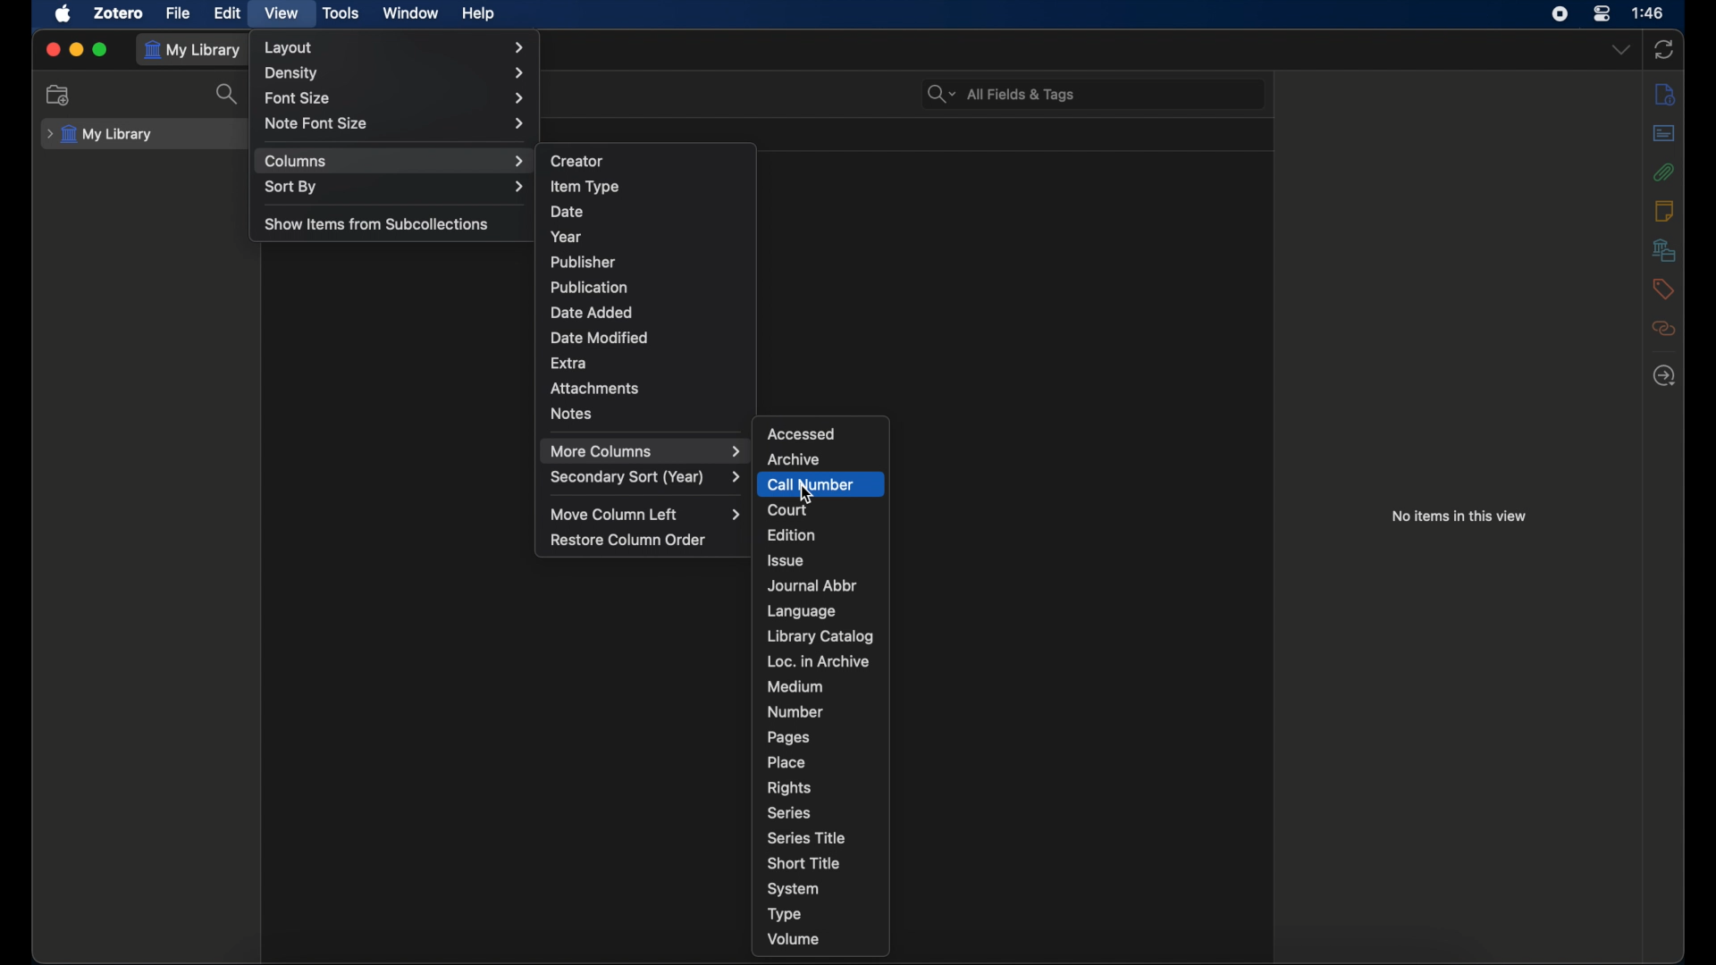  I want to click on locate, so click(1663, 376).